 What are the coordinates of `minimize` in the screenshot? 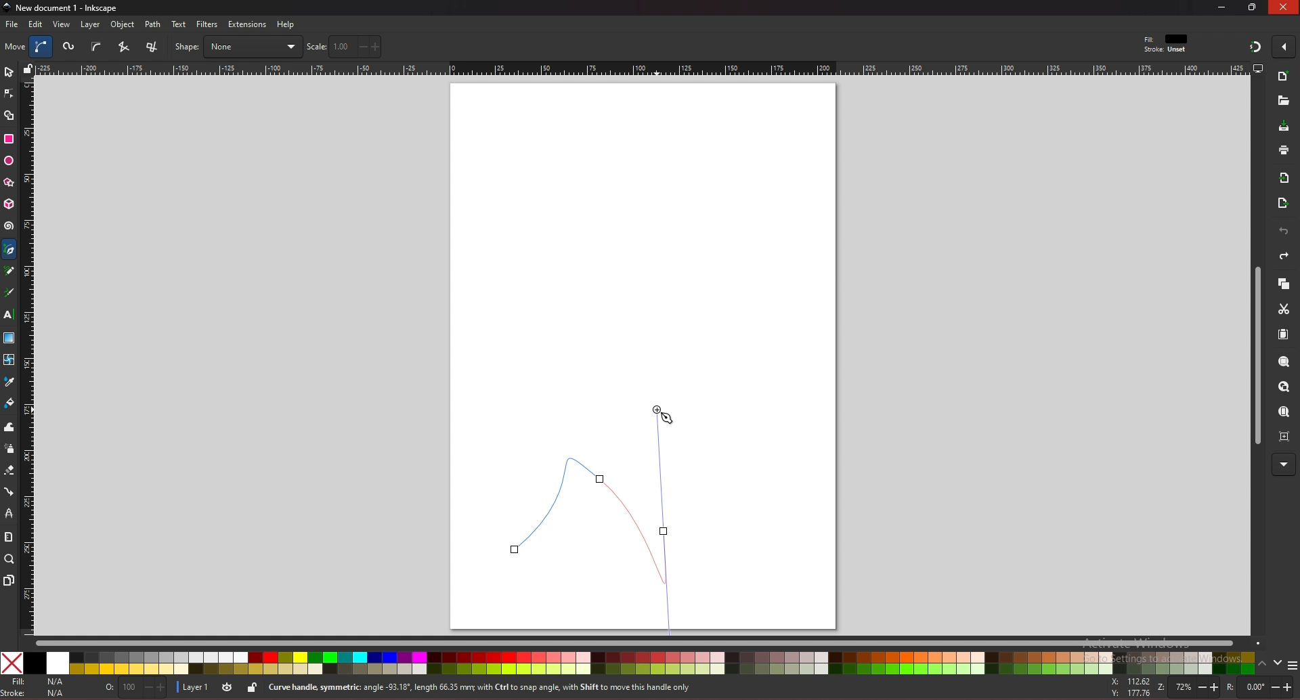 It's located at (1222, 7).